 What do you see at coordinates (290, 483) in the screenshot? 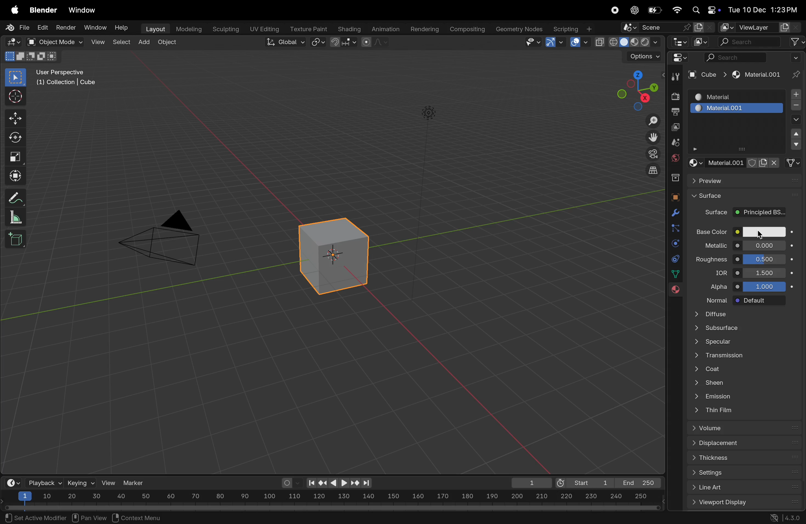
I see `auto keying` at bounding box center [290, 483].